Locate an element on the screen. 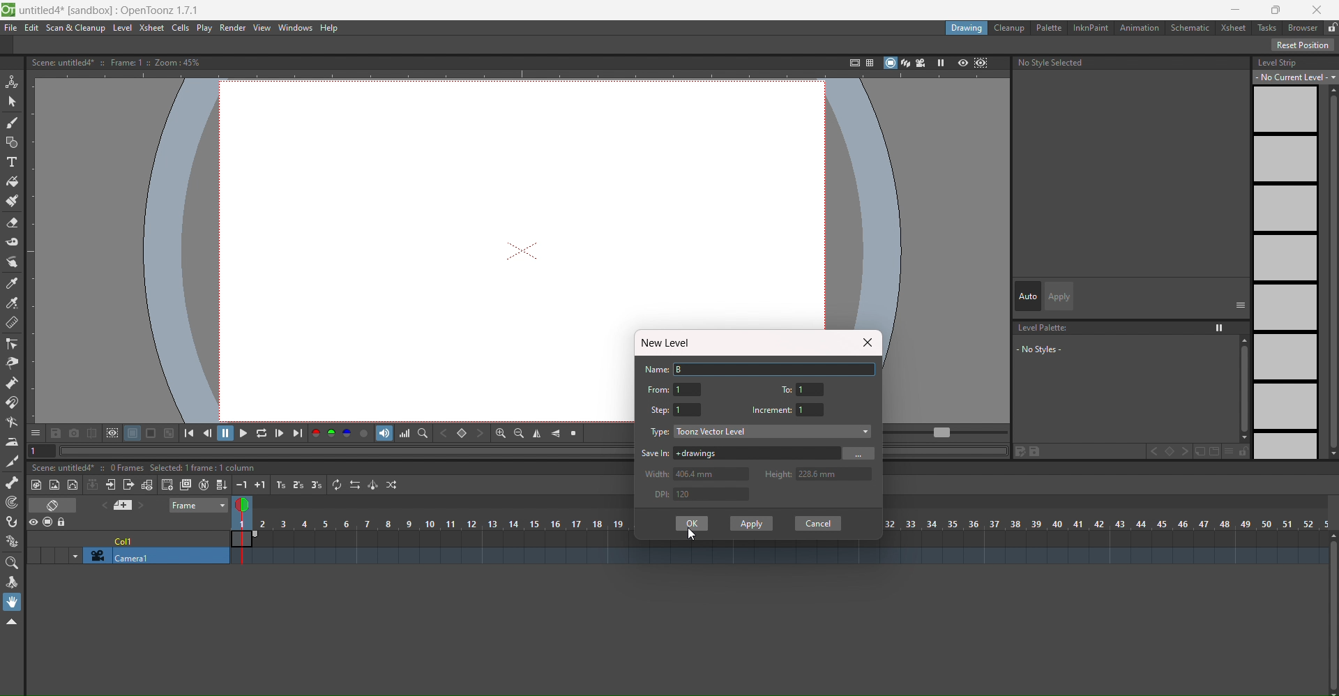 The height and width of the screenshot is (696, 1339). 120 is located at coordinates (713, 494).